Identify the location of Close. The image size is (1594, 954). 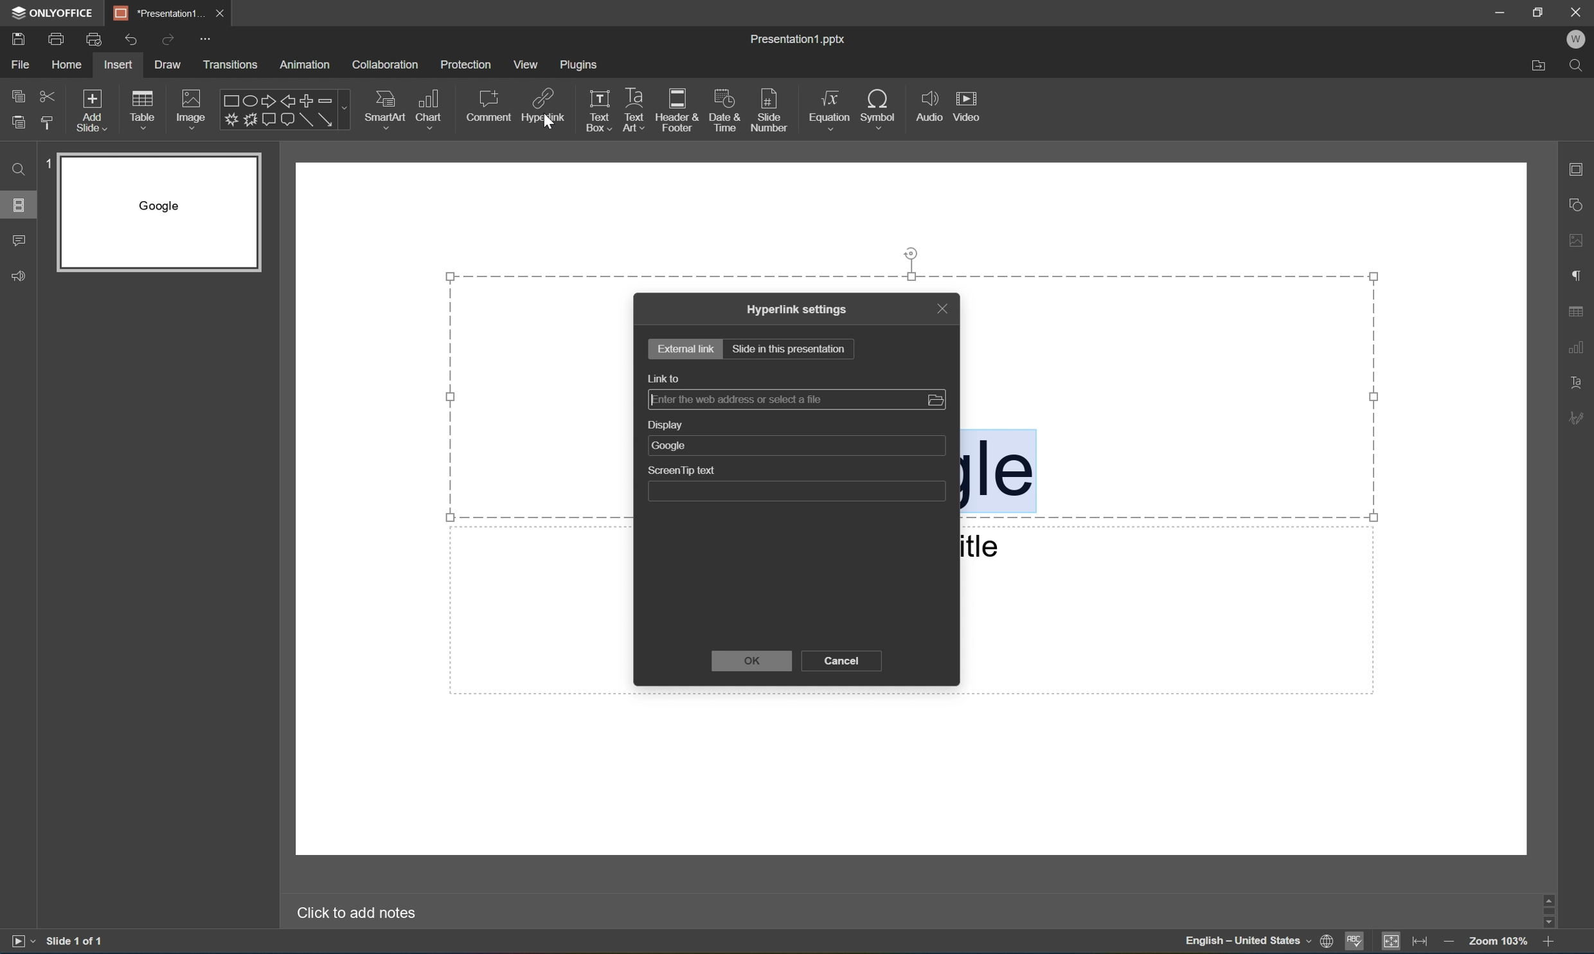
(942, 307).